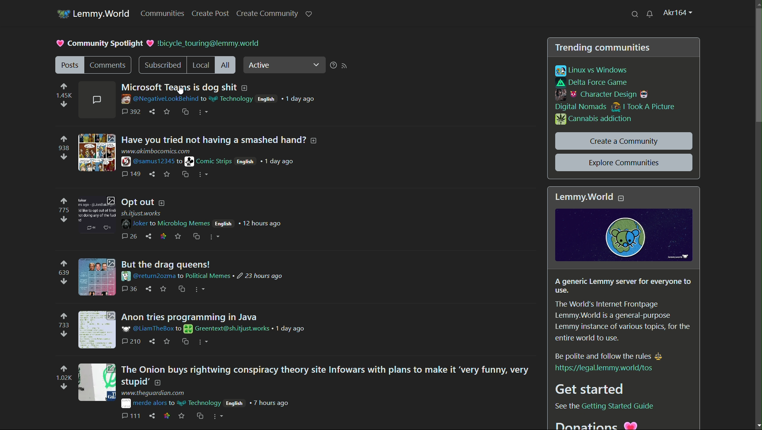 The width and height of the screenshot is (762, 430). Describe the element at coordinates (64, 378) in the screenshot. I see `number of votes` at that location.